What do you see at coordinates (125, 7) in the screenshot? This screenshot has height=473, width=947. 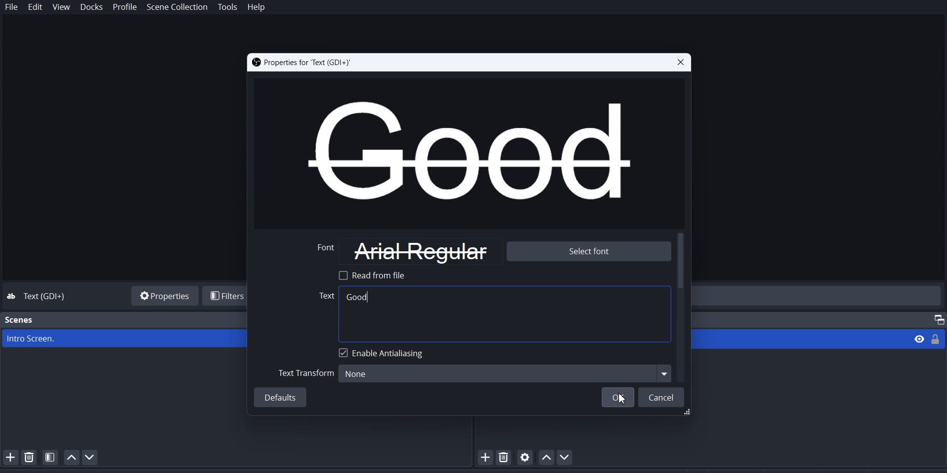 I see `Profile` at bounding box center [125, 7].